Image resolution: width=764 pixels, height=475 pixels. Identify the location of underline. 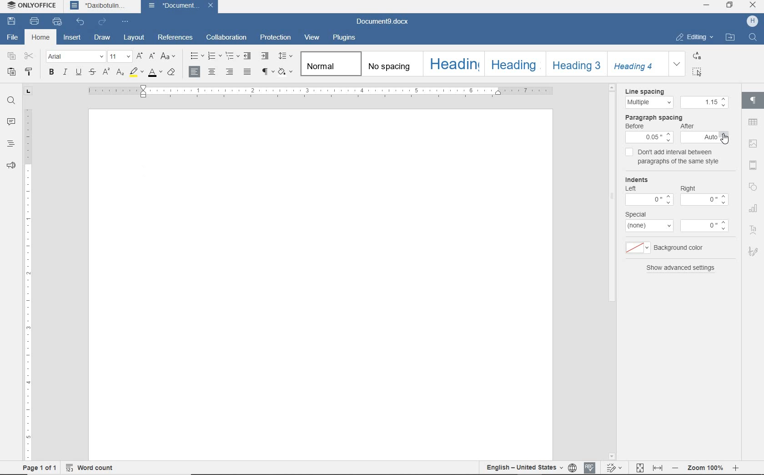
(78, 73).